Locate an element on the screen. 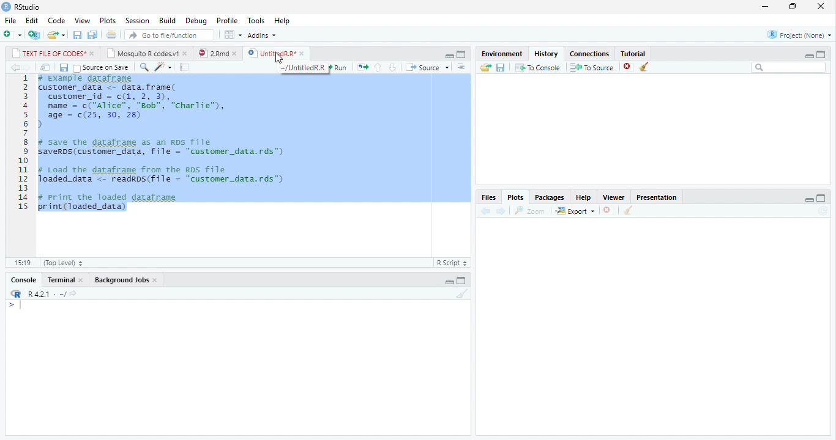 Image resolution: width=836 pixels, height=440 pixels. minimize is located at coordinates (449, 56).